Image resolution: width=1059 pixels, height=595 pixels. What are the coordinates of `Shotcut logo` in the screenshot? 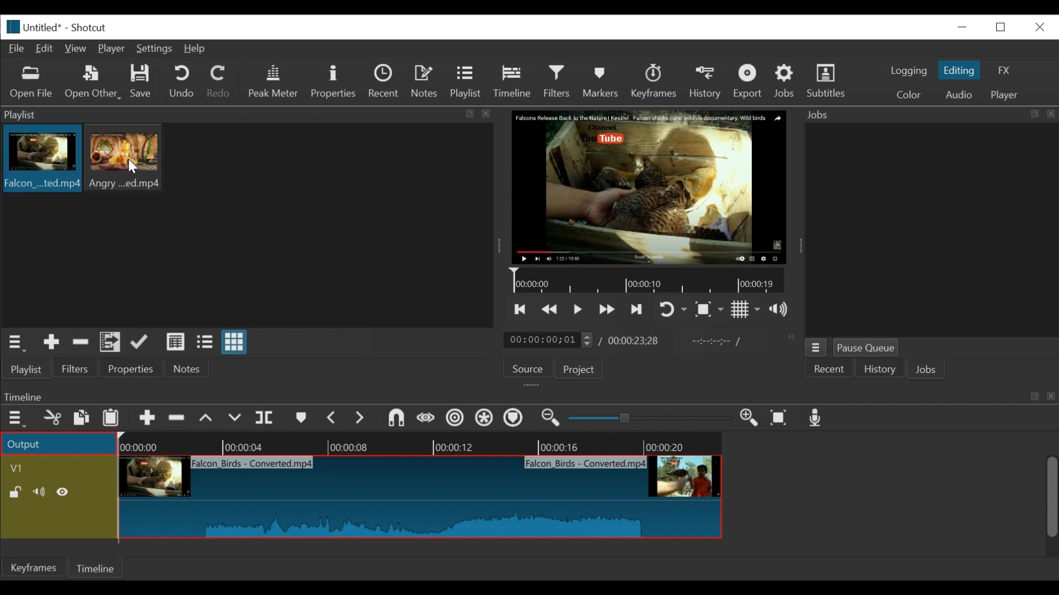 It's located at (10, 25).